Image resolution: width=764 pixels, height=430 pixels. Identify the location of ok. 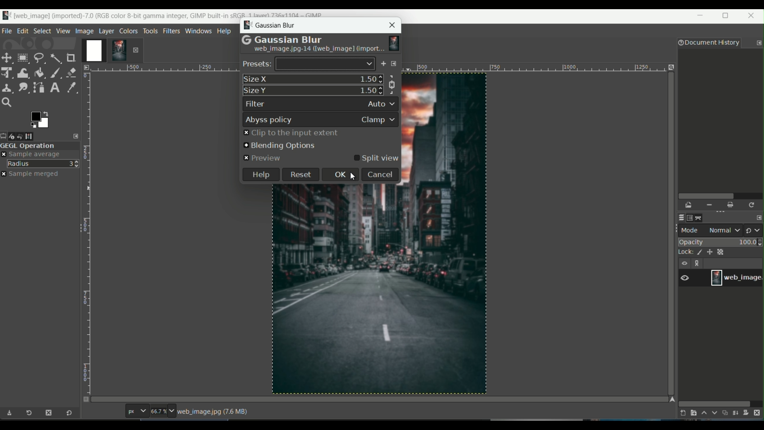
(339, 174).